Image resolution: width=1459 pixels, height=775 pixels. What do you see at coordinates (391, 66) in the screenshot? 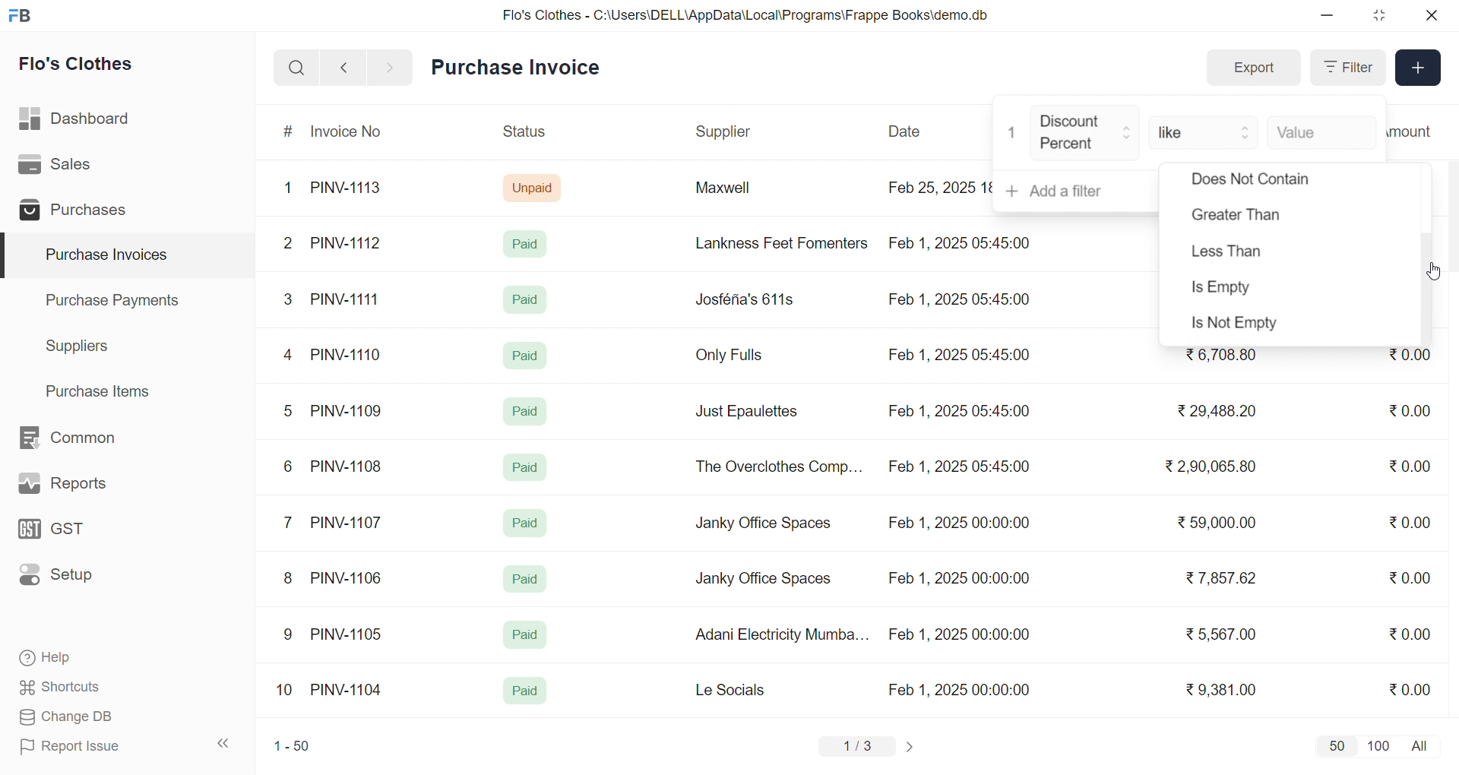
I see `navigate forward` at bounding box center [391, 66].